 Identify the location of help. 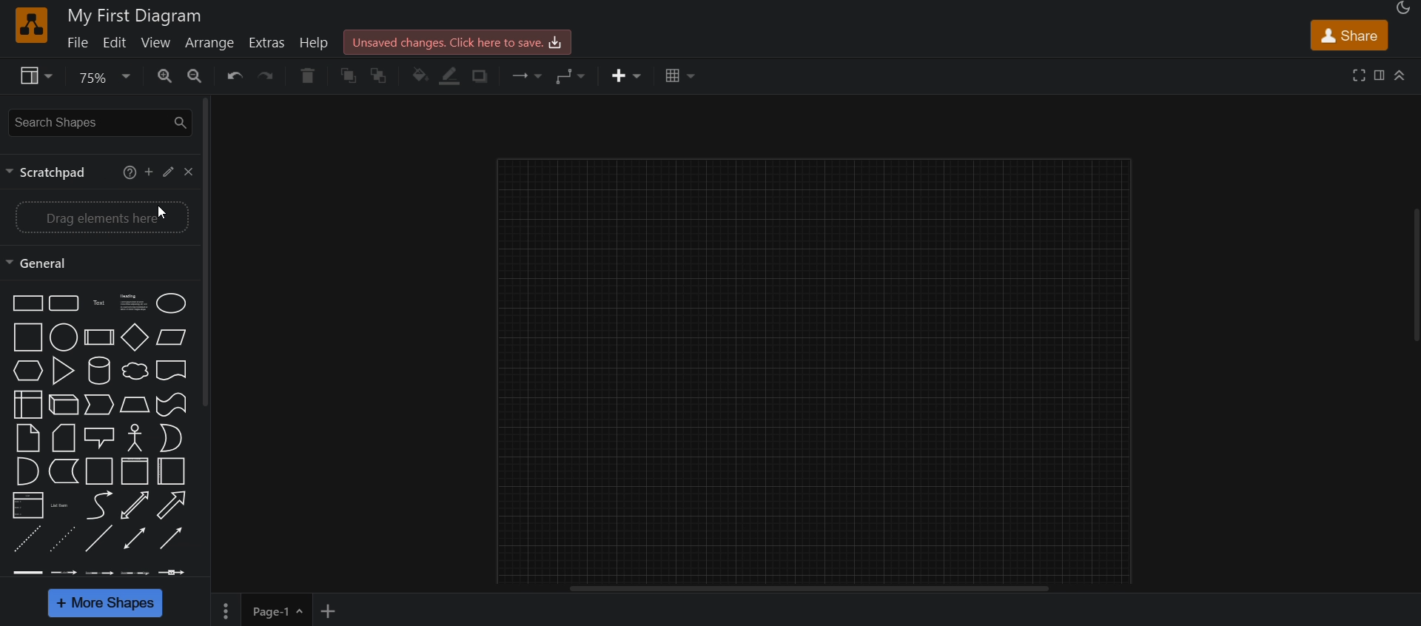
(316, 41).